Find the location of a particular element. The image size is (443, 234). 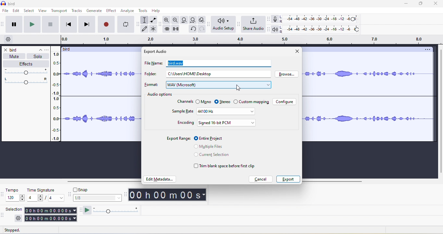

audacity edit toolbar is located at coordinates (161, 25).